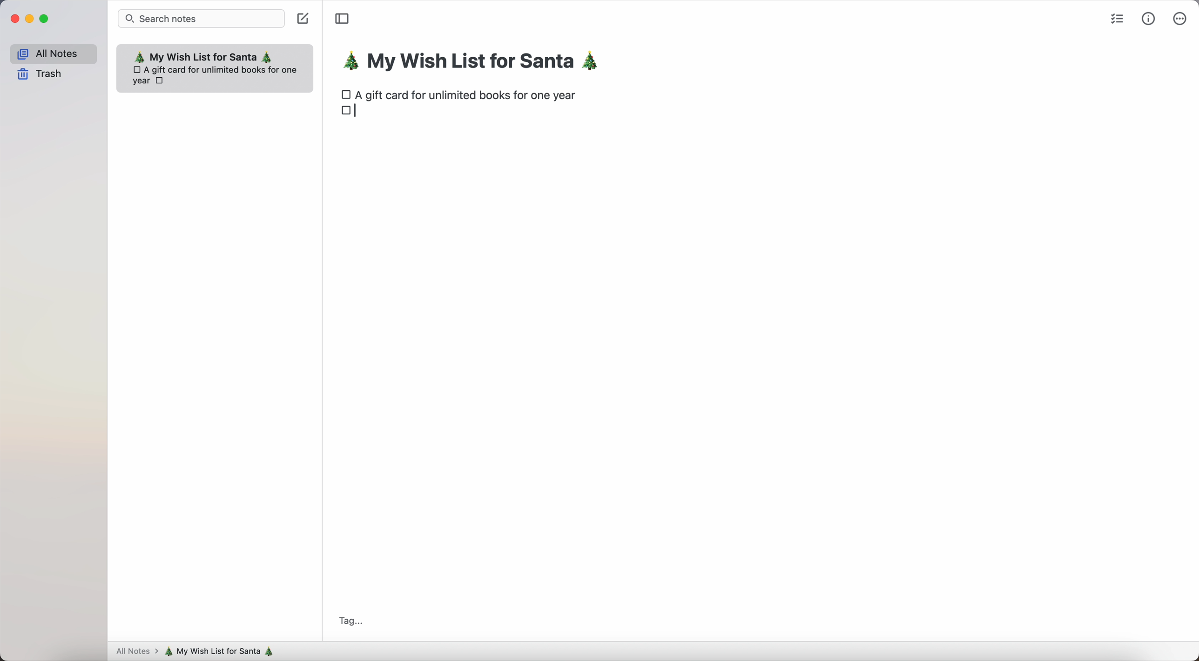 The image size is (1199, 661). Describe the element at coordinates (347, 114) in the screenshot. I see `checkbox` at that location.